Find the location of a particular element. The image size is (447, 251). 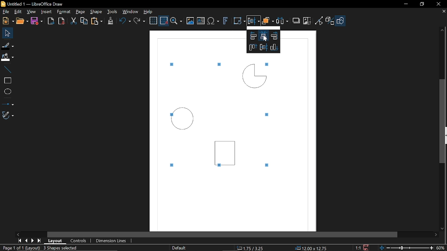

Align is located at coordinates (254, 22).